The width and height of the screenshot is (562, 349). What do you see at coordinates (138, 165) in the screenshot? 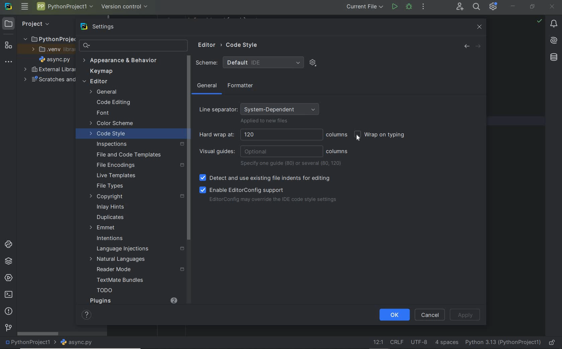
I see `File Encodings` at bounding box center [138, 165].